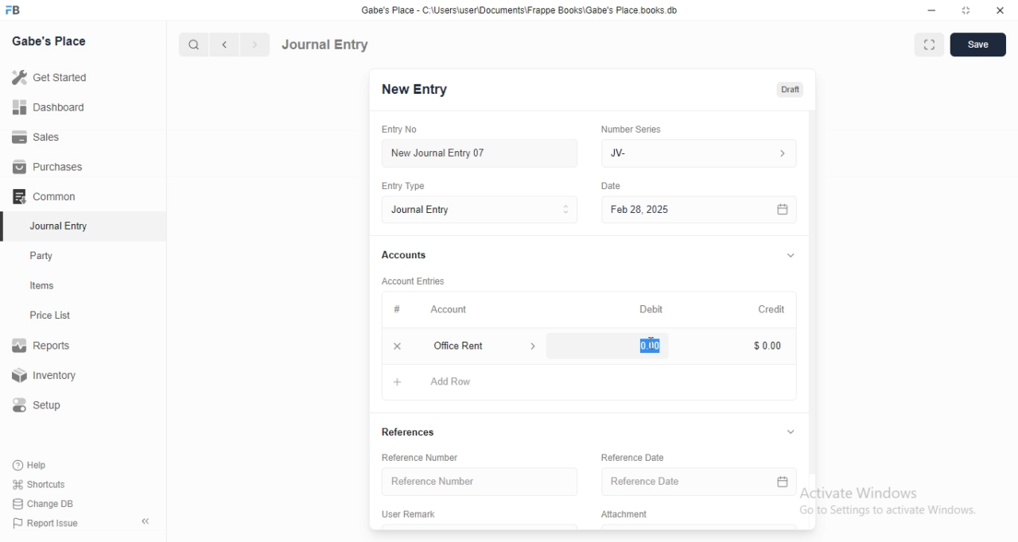 Image resolution: width=1018 pixels, height=542 pixels. I want to click on Attachment, so click(624, 515).